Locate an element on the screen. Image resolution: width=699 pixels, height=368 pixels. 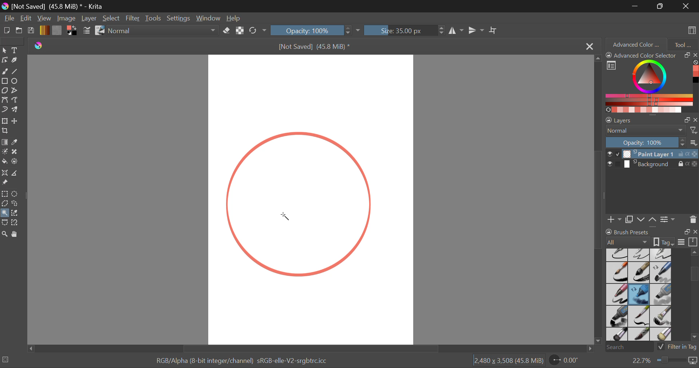
Delete is located at coordinates (693, 219).